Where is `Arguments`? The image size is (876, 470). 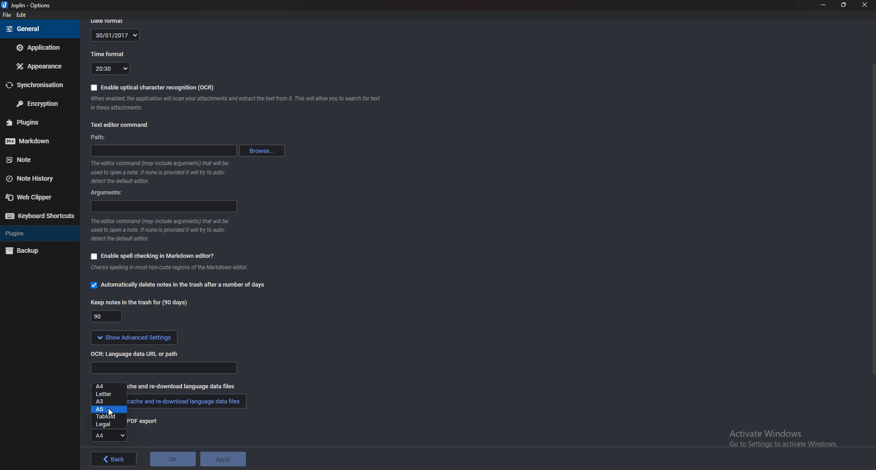
Arguments is located at coordinates (110, 193).